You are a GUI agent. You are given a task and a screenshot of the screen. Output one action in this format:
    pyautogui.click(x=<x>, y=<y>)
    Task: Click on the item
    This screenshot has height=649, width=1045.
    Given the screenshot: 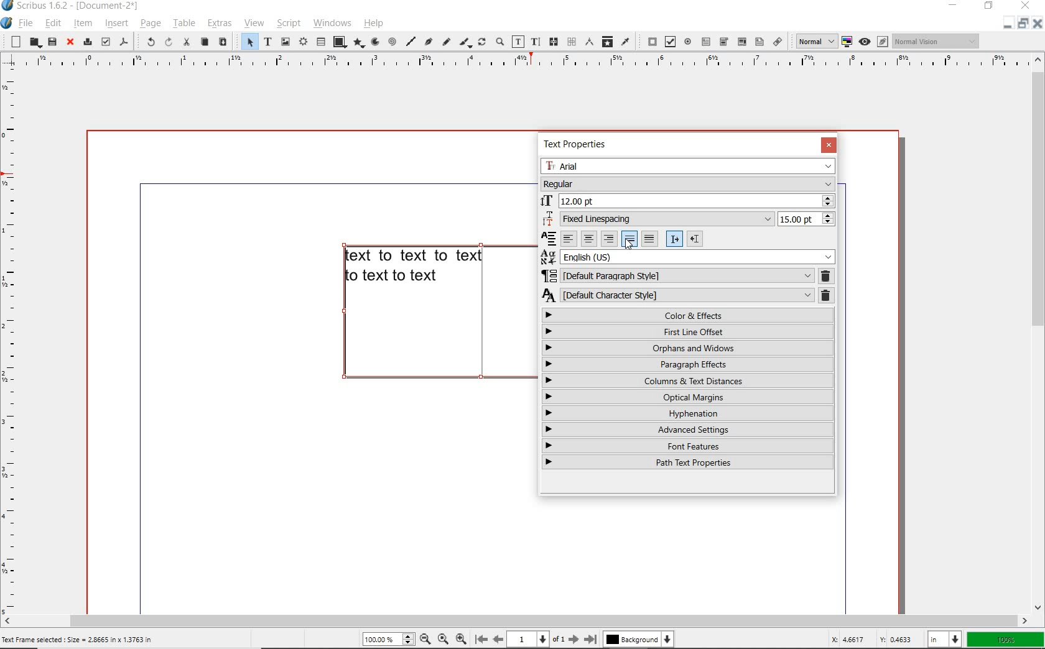 What is the action you would take?
    pyautogui.click(x=85, y=24)
    